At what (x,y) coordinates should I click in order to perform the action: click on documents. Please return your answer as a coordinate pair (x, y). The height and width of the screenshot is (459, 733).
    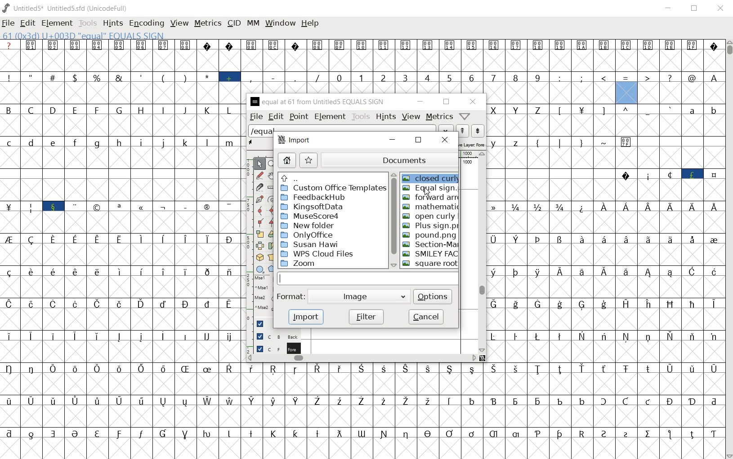
    Looking at the image, I should click on (387, 161).